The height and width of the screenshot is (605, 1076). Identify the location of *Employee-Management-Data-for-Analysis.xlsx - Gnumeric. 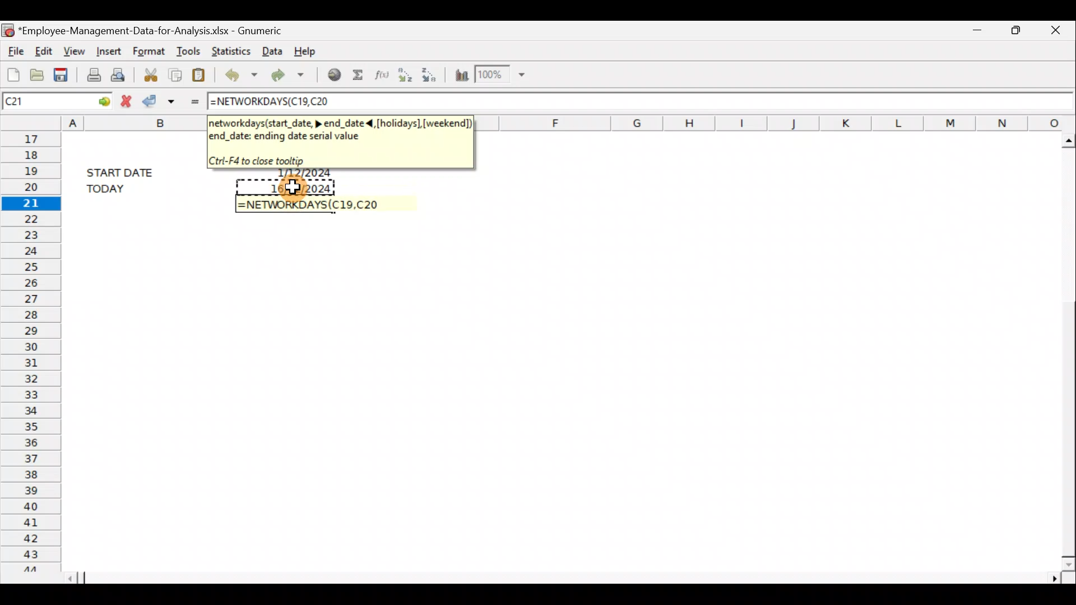
(152, 31).